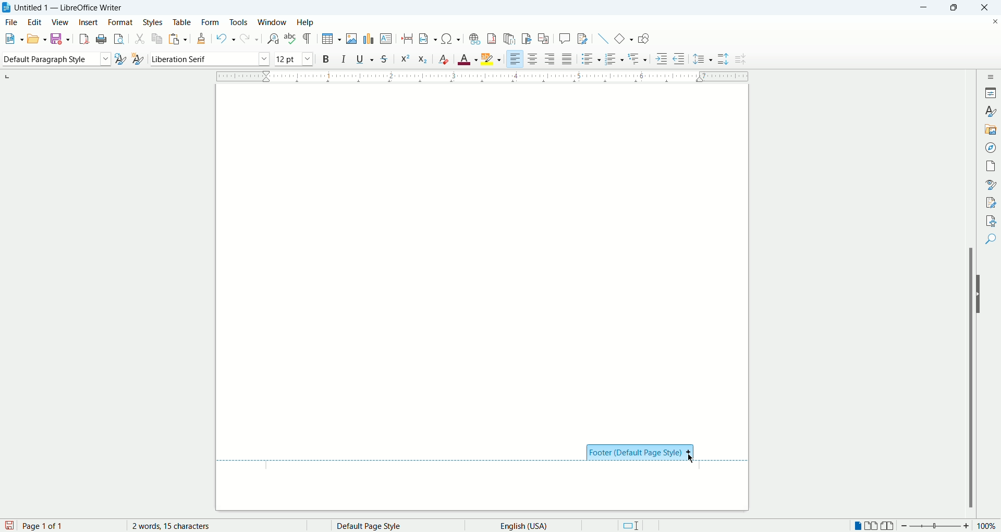 This screenshot has width=1001, height=532. Describe the element at coordinates (291, 39) in the screenshot. I see `spell check` at that location.